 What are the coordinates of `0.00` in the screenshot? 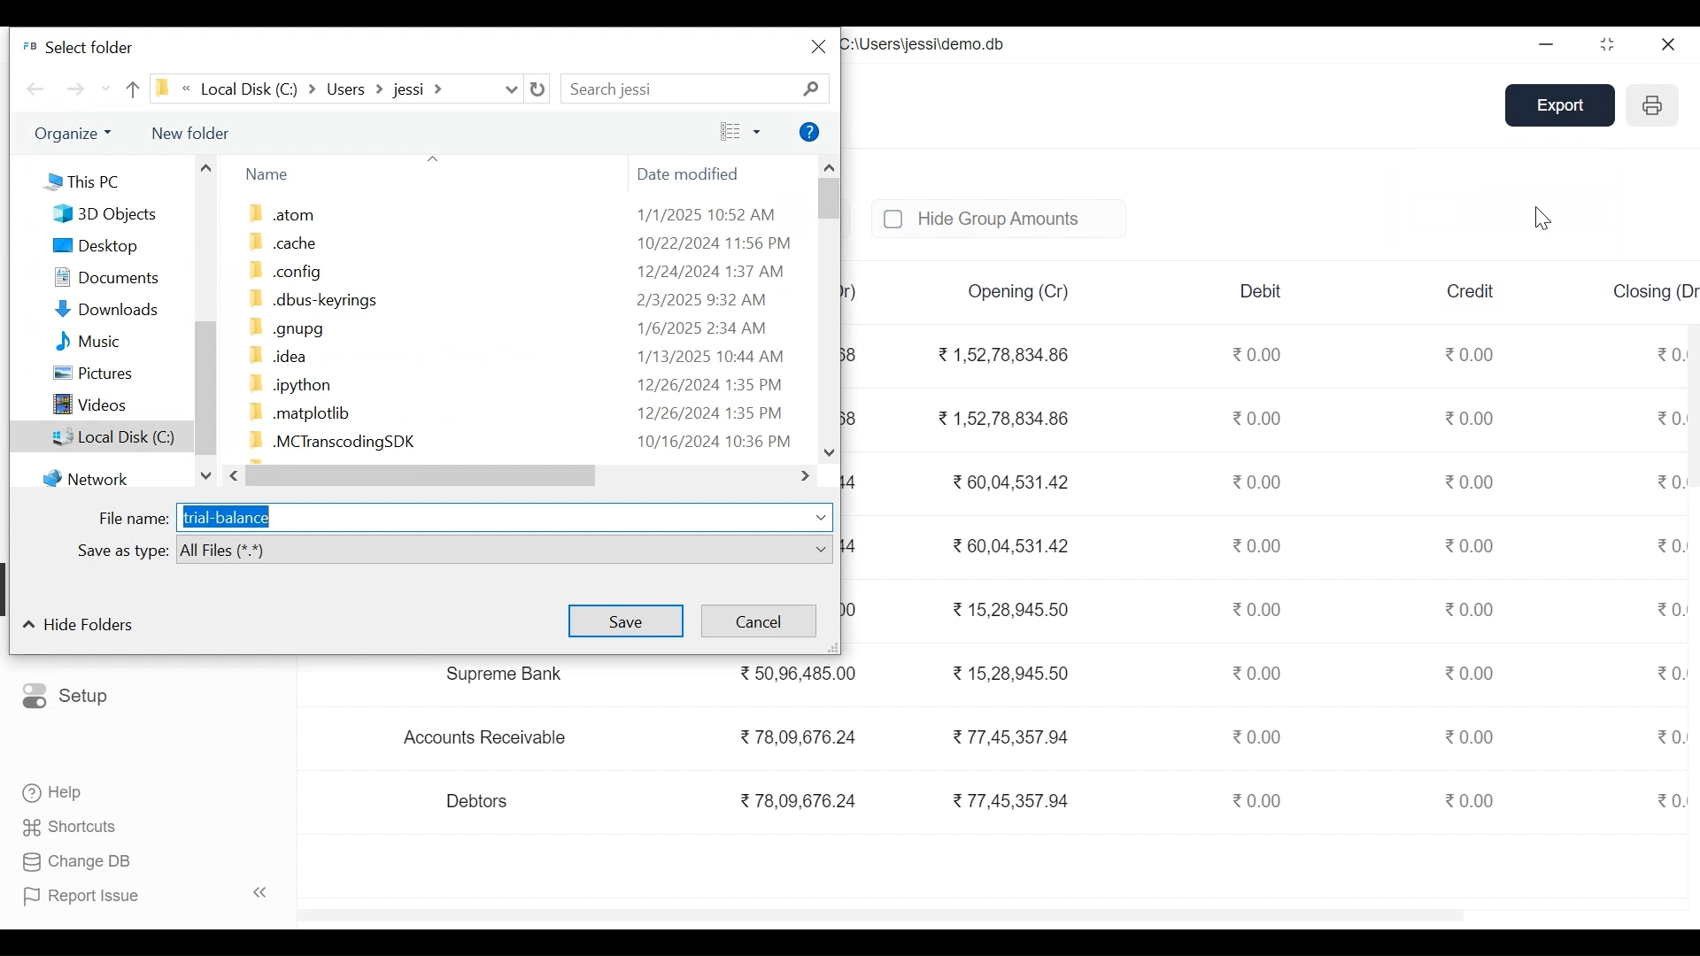 It's located at (1259, 354).